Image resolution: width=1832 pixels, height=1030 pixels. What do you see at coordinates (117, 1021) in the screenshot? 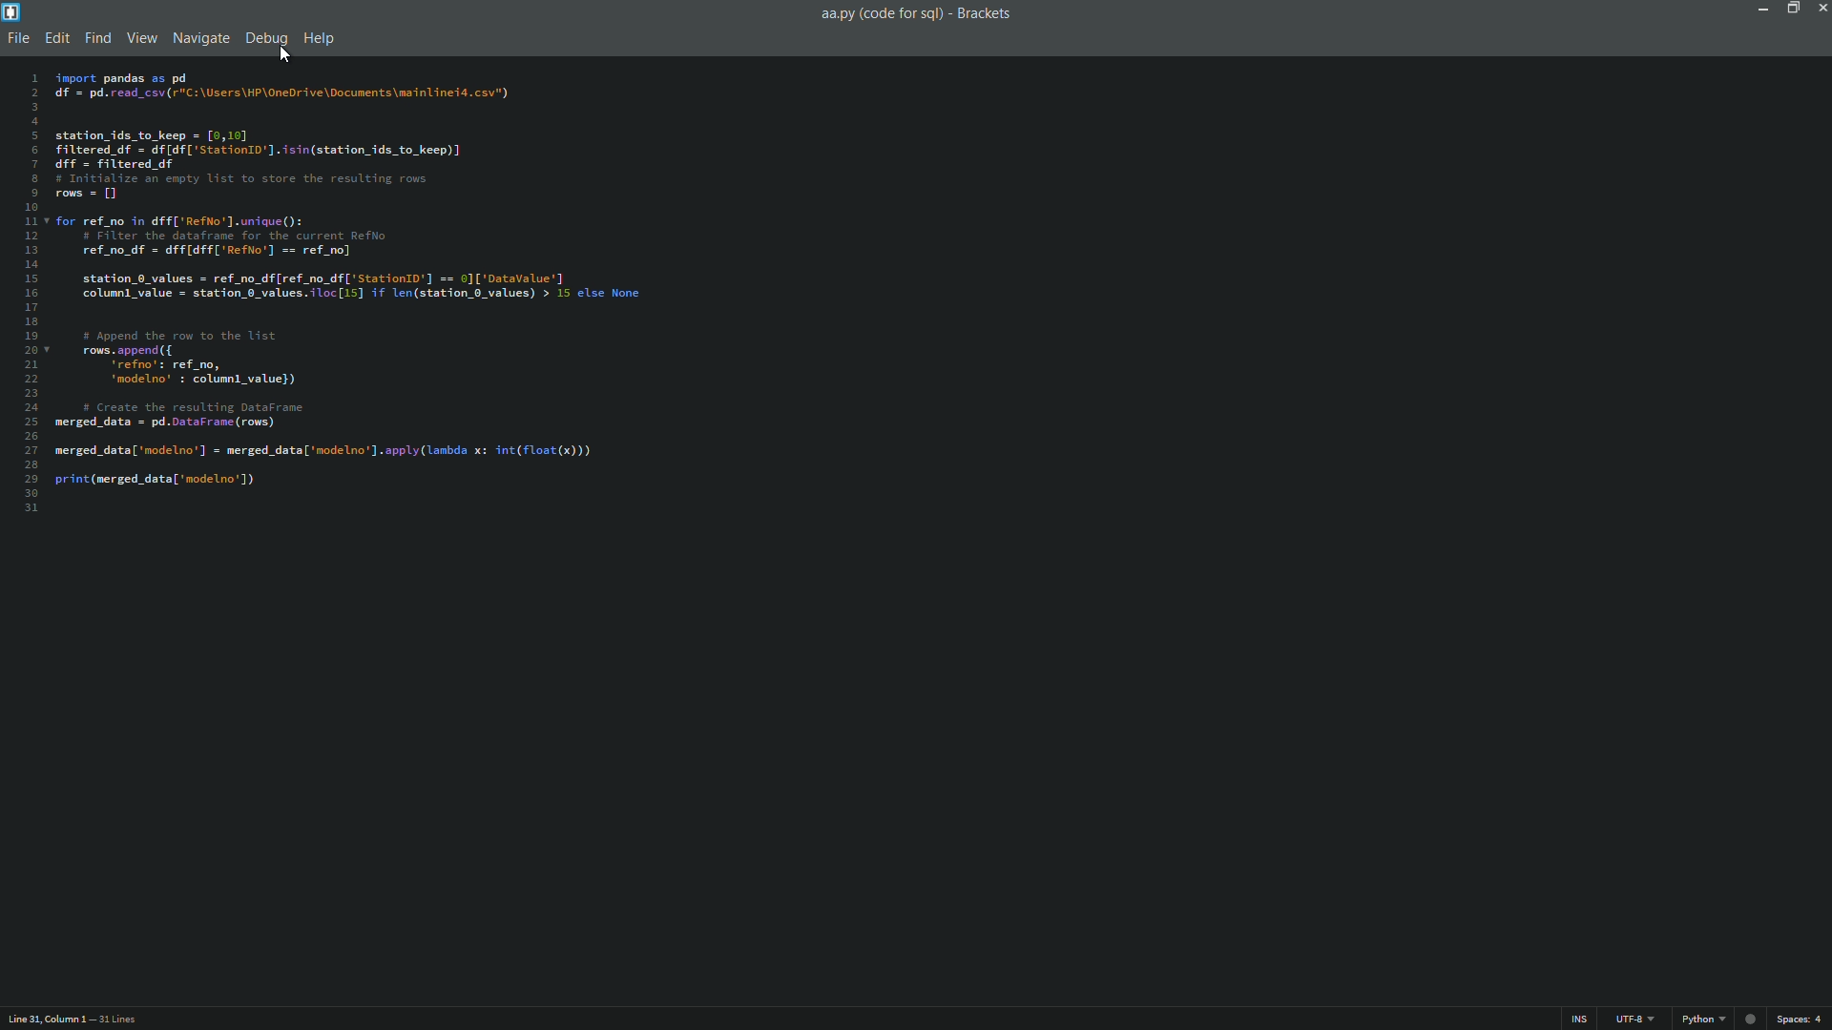
I see `number of lines` at bounding box center [117, 1021].